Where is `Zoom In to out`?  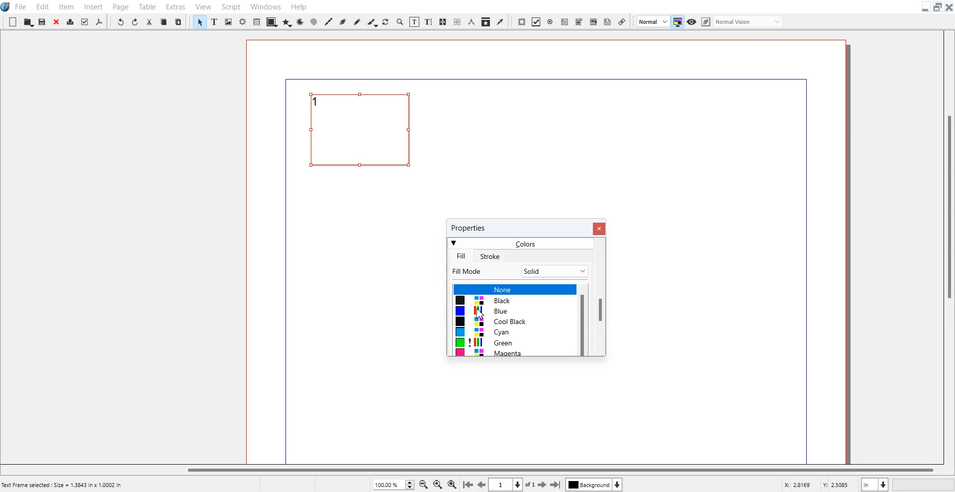
Zoom In to out is located at coordinates (400, 21).